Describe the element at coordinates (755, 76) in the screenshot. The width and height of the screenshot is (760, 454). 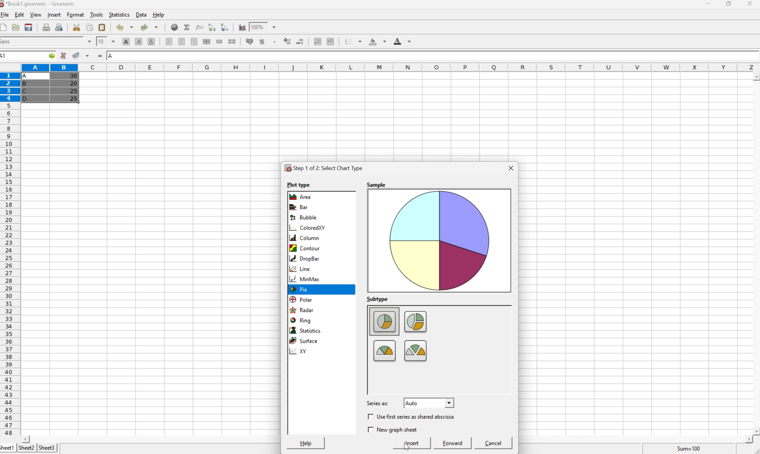
I see `Scroll Up` at that location.